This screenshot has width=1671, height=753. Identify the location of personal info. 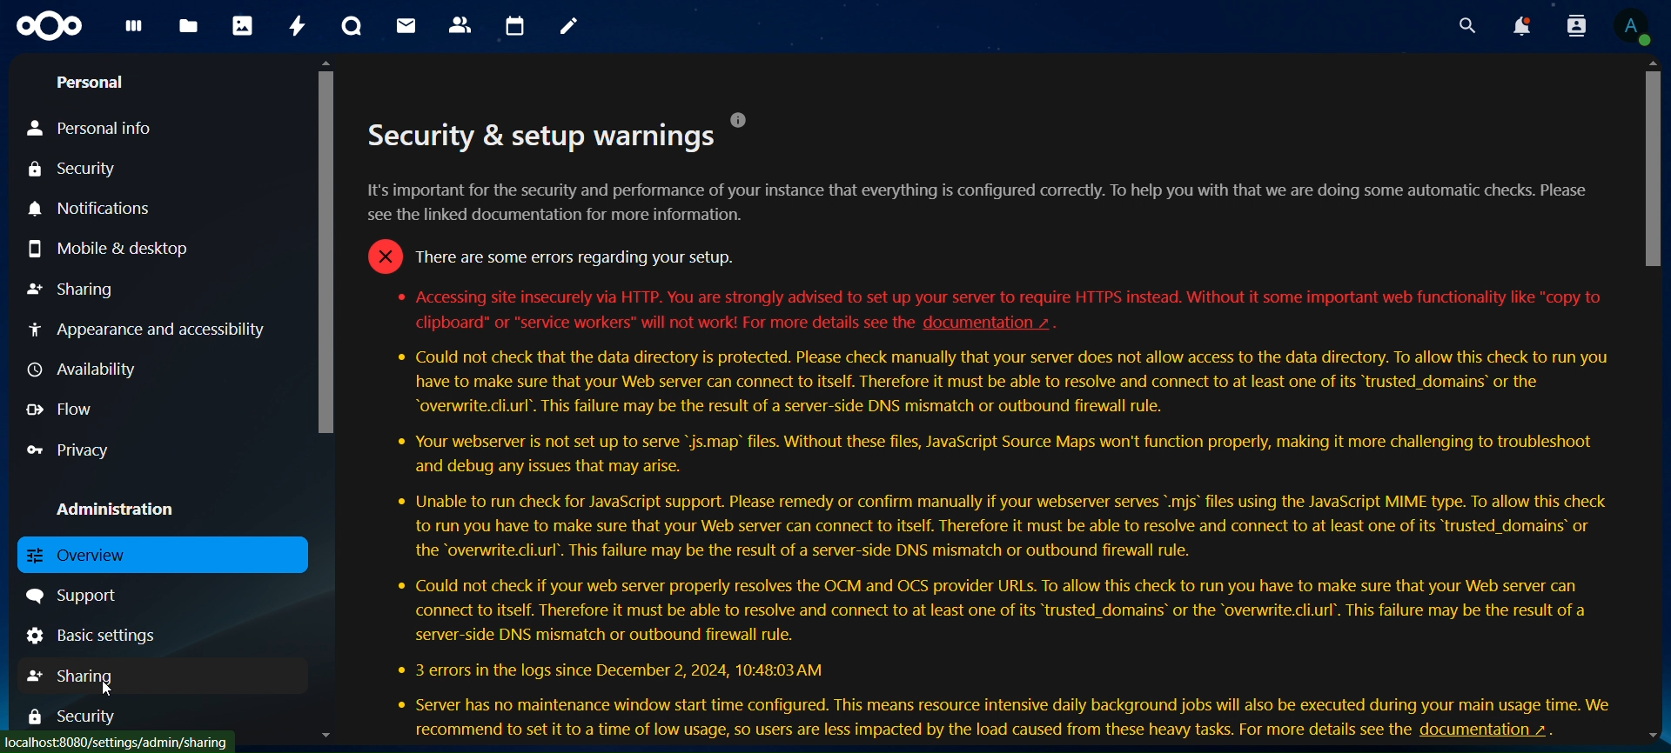
(96, 129).